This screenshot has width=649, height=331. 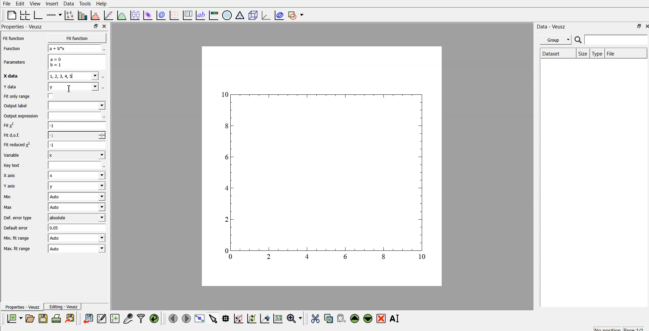 What do you see at coordinates (558, 53) in the screenshot?
I see ` Dataset` at bounding box center [558, 53].